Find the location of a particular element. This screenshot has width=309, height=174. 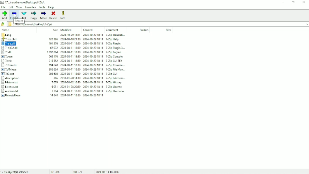

7-zip.dll is located at coordinates (18, 44).